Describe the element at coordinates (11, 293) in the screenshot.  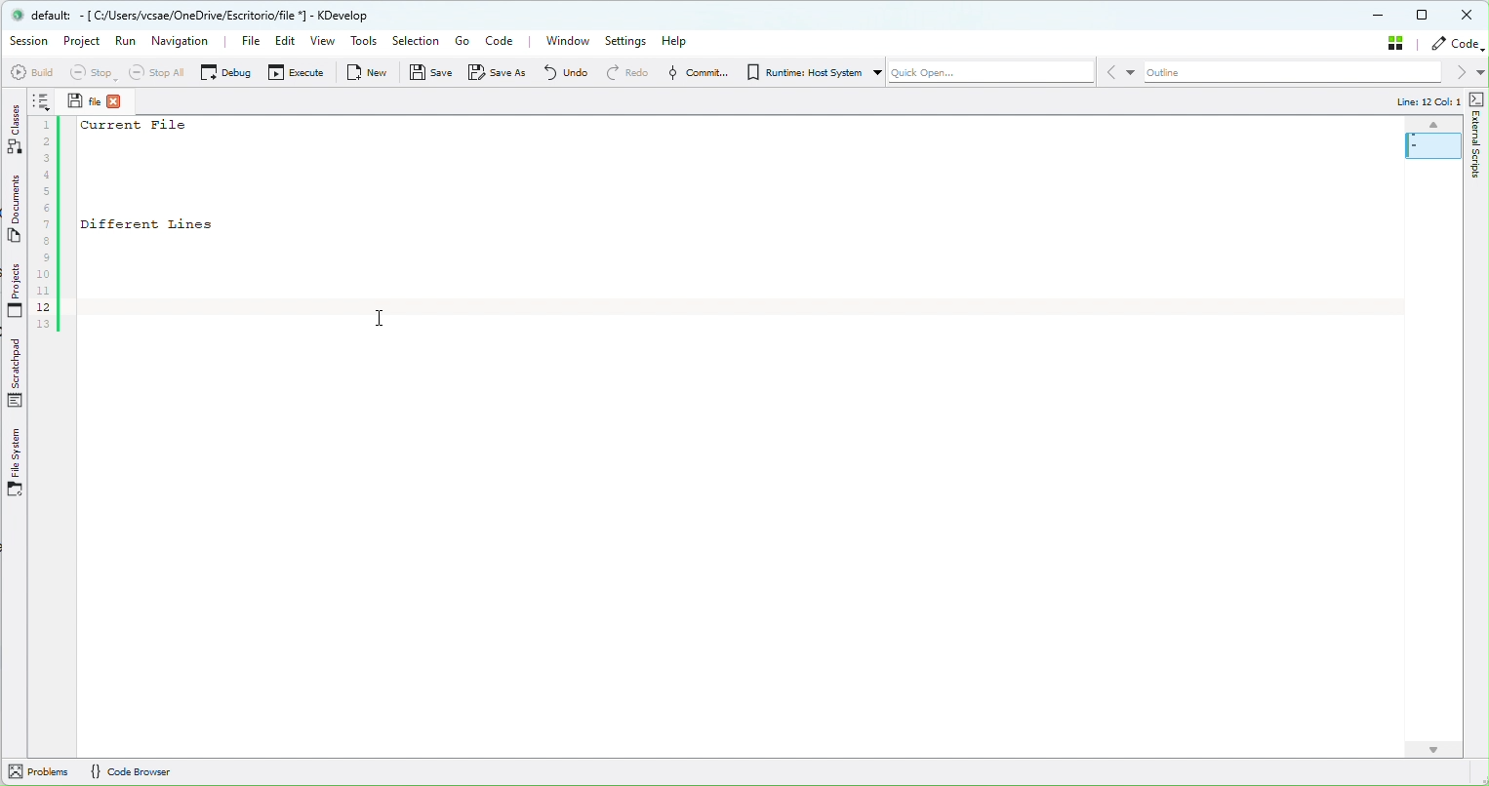
I see `Projects` at that location.